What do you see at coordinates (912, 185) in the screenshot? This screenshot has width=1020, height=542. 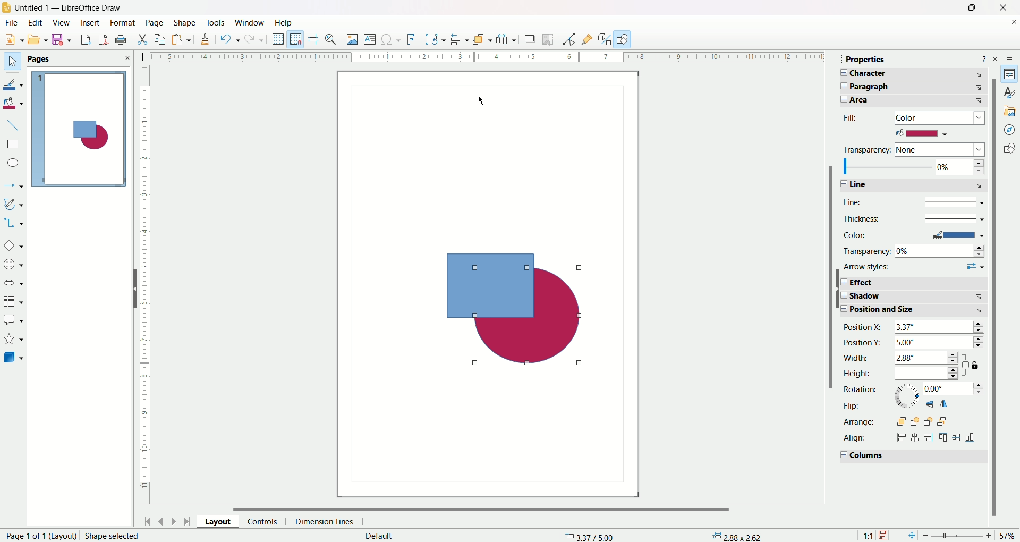 I see `line` at bounding box center [912, 185].